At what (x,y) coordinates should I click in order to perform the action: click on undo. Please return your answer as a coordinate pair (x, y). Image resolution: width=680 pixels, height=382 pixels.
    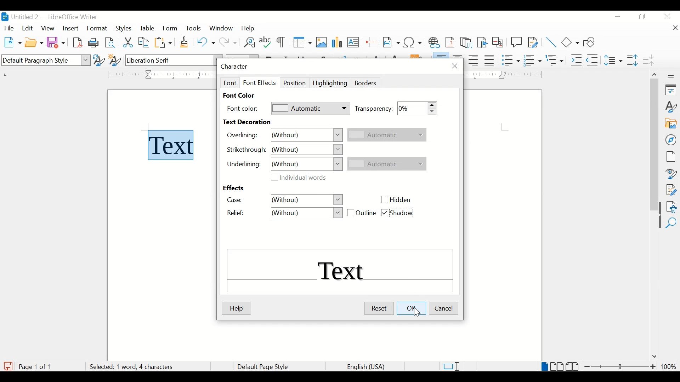
    Looking at the image, I should click on (206, 42).